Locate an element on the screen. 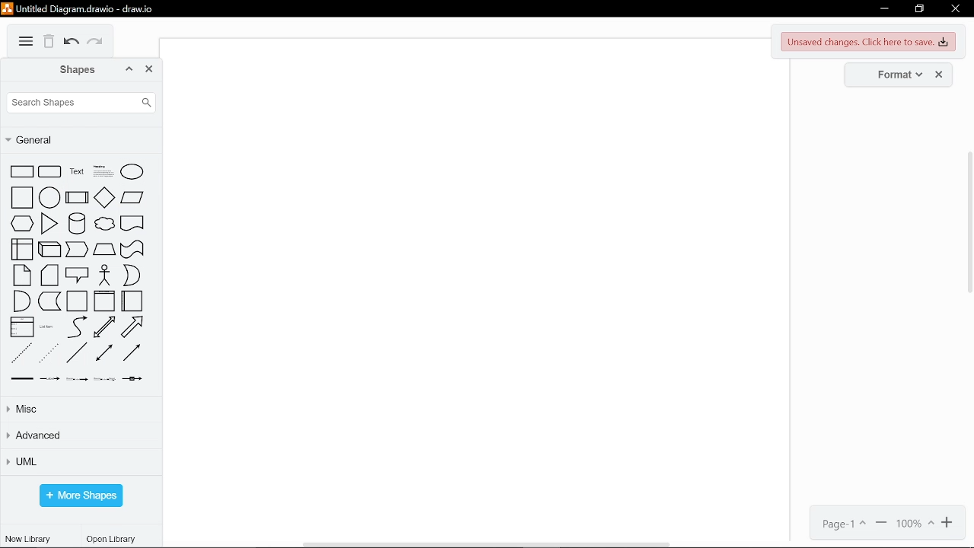 This screenshot has width=974, height=548. new library is located at coordinates (27, 538).